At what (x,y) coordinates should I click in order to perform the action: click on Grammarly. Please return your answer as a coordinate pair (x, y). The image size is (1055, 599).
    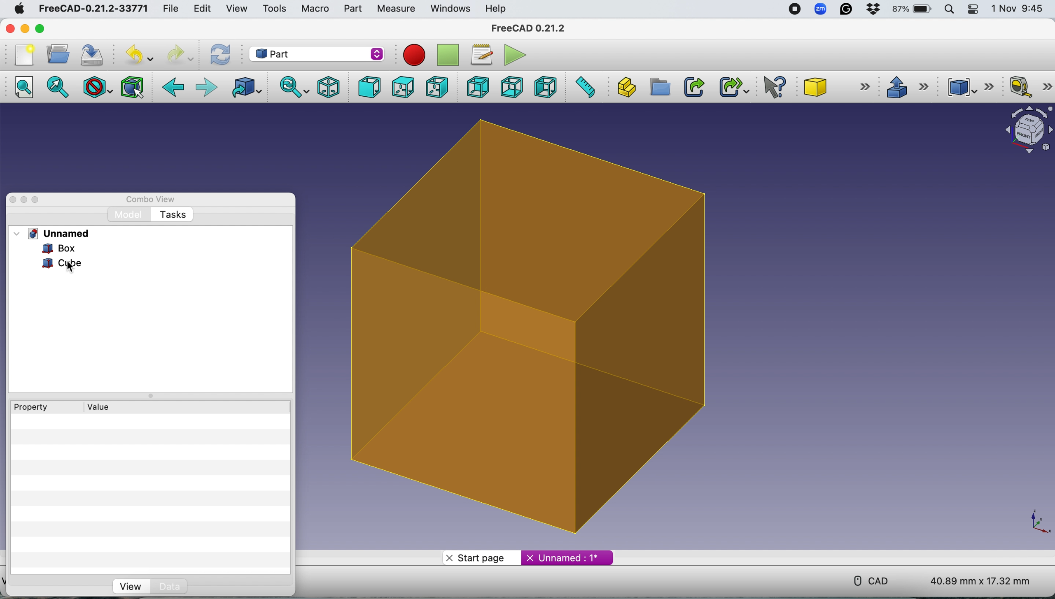
    Looking at the image, I should click on (847, 9).